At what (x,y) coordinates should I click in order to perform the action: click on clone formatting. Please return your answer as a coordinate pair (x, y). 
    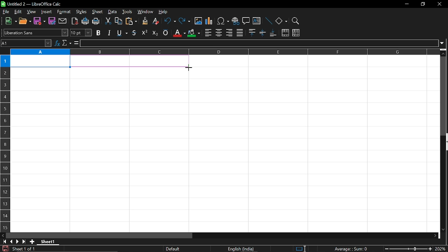
    Looking at the image, I should click on (143, 21).